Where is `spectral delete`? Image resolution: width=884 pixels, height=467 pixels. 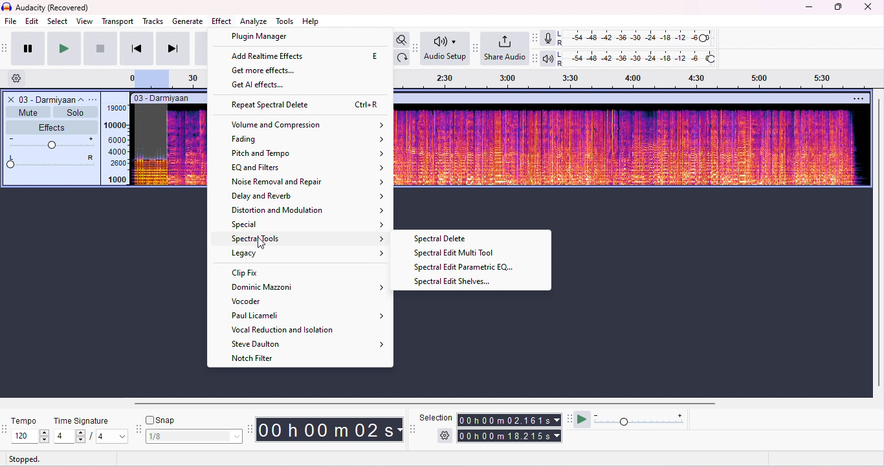 spectral delete is located at coordinates (444, 239).